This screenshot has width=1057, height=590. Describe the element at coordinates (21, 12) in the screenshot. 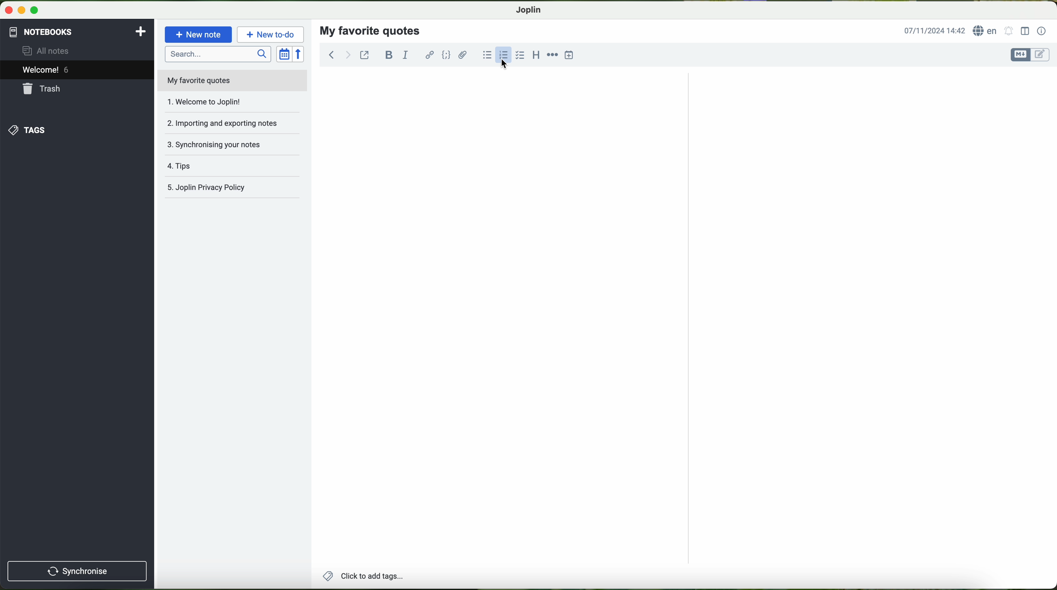

I see `minimize` at that location.